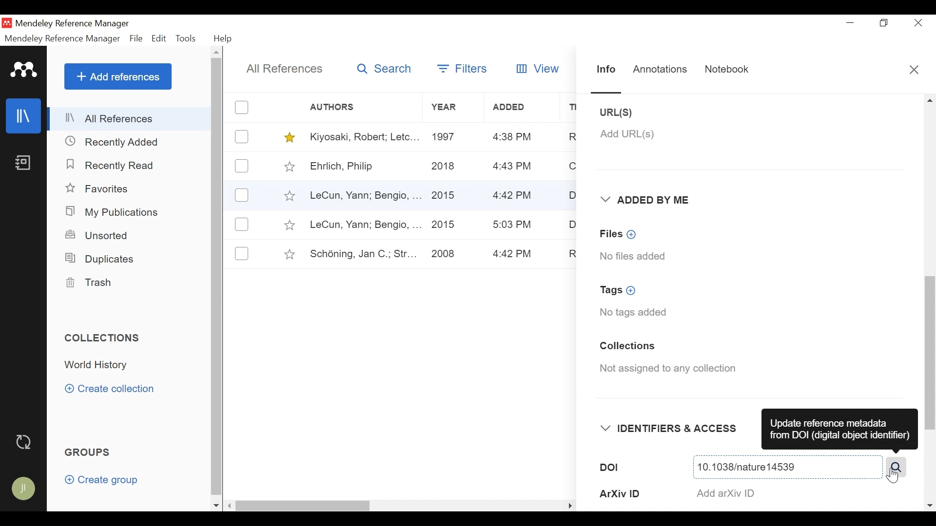 Image resolution: width=936 pixels, height=526 pixels. What do you see at coordinates (365, 225) in the screenshot?
I see `LeCun, Yann; Bengio` at bounding box center [365, 225].